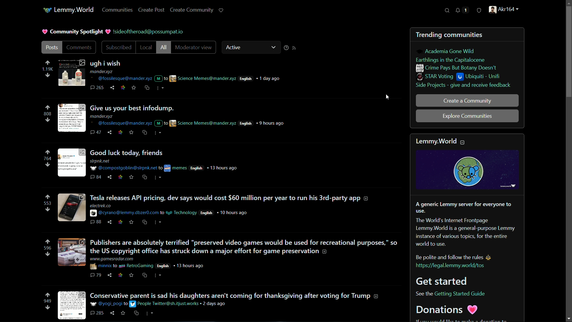 This screenshot has height=322, width=572. What do you see at coordinates (123, 87) in the screenshot?
I see `link` at bounding box center [123, 87].